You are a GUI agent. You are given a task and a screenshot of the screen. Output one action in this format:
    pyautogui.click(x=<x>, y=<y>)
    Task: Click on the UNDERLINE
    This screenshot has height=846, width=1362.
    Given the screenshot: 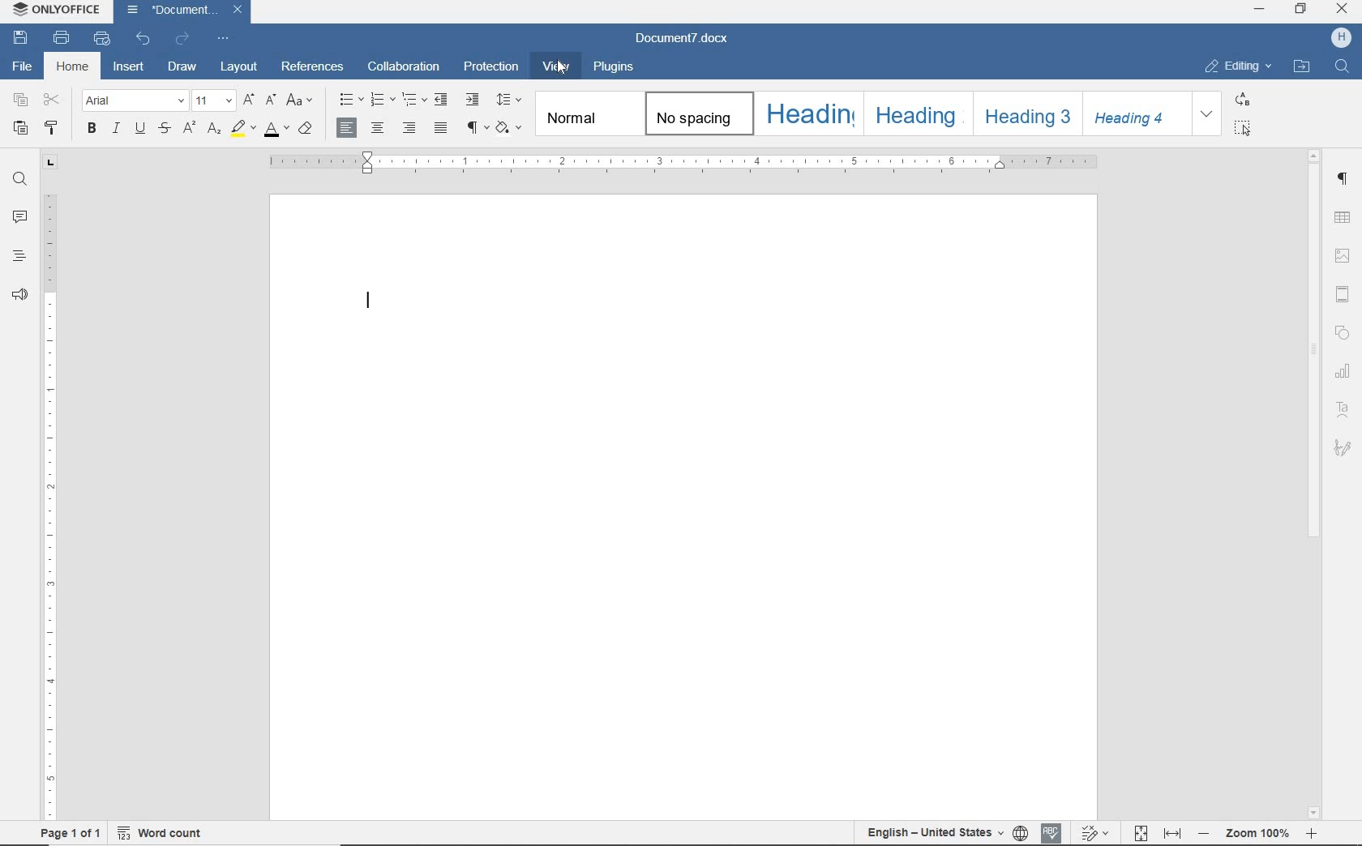 What is the action you would take?
    pyautogui.click(x=138, y=130)
    